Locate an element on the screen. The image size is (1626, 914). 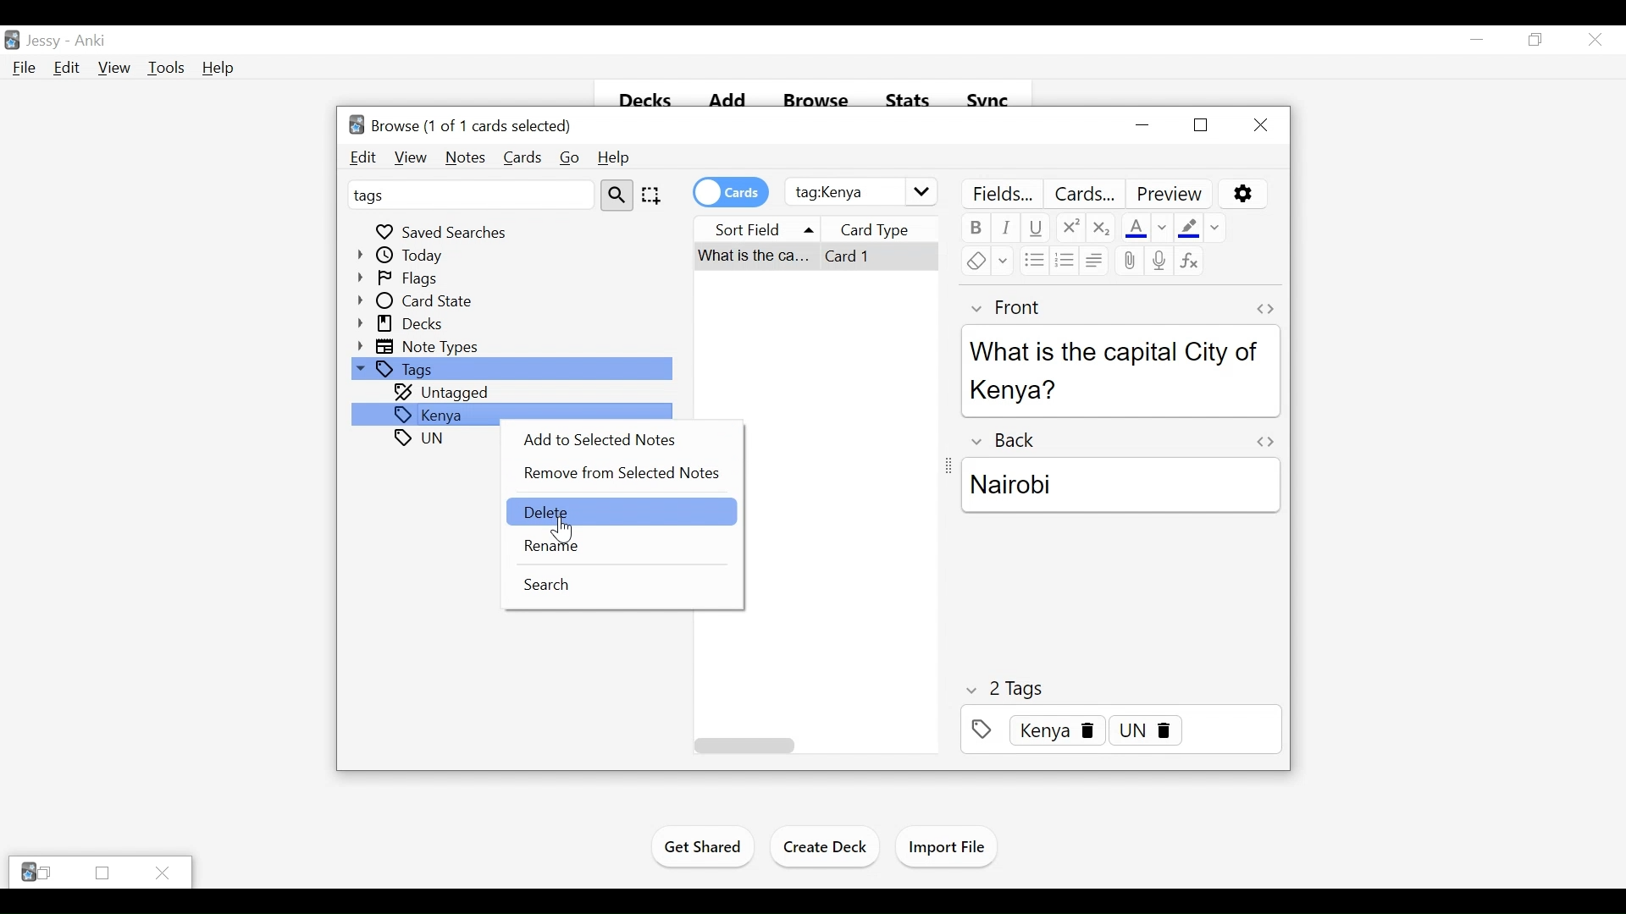
Number of Tags is located at coordinates (1009, 690).